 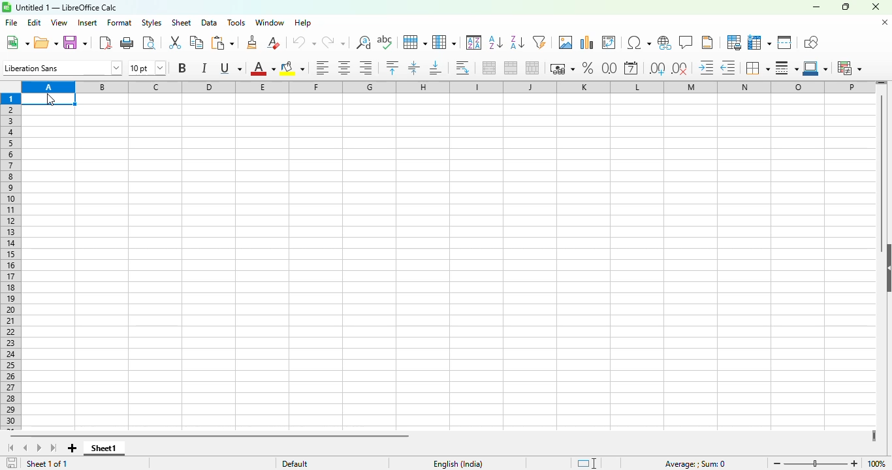 What do you see at coordinates (588, 68) in the screenshot?
I see `format as percent` at bounding box center [588, 68].